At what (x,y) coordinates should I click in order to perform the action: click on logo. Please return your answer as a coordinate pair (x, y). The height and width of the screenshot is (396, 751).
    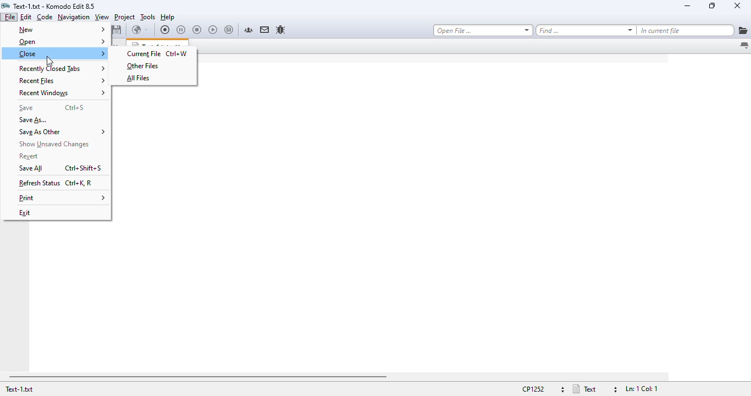
    Looking at the image, I should click on (5, 5).